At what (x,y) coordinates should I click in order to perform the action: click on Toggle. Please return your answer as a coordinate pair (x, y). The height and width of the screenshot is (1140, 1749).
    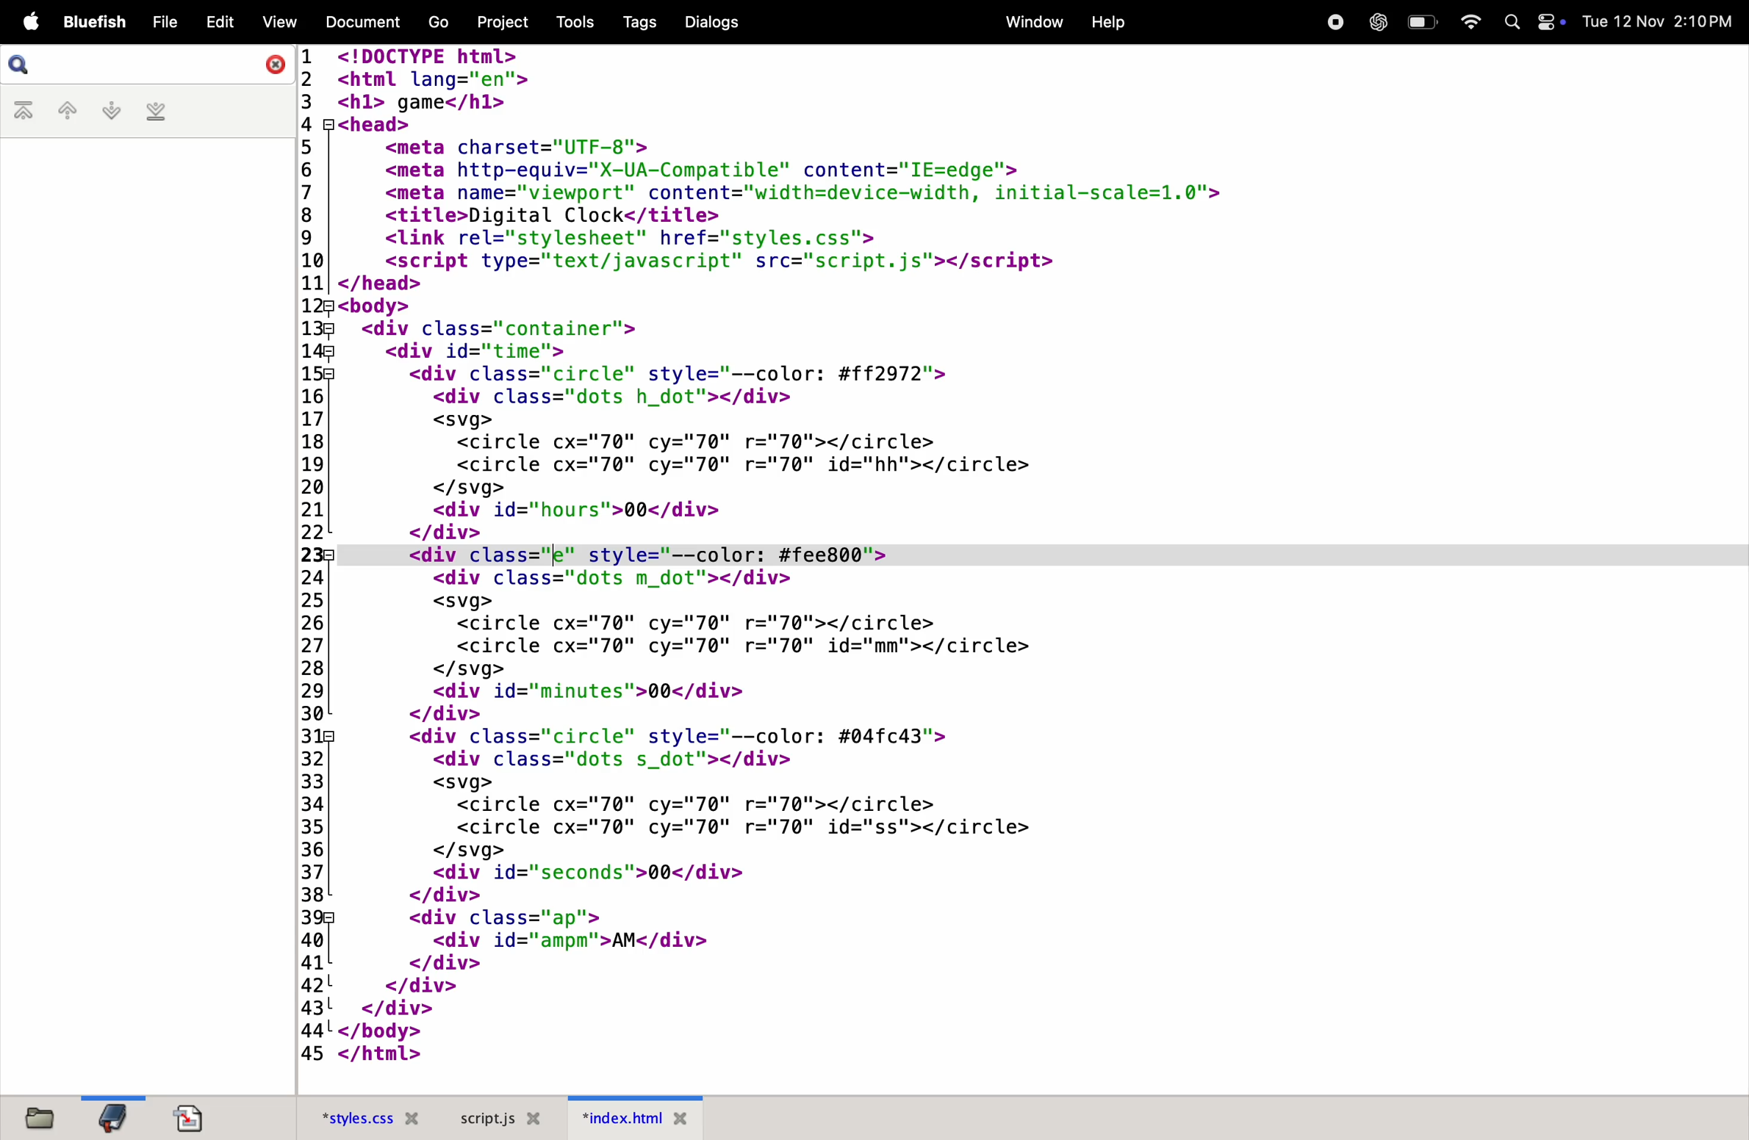
    Looking at the image, I should click on (1551, 21).